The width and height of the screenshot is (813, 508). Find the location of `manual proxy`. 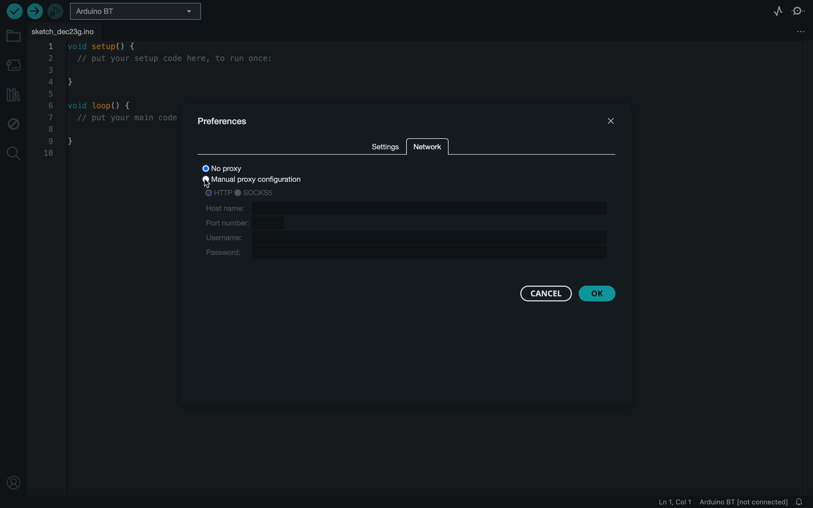

manual proxy is located at coordinates (285, 180).